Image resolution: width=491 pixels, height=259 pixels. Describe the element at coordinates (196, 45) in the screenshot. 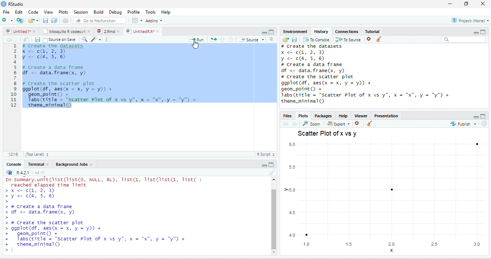

I see `cursor` at that location.